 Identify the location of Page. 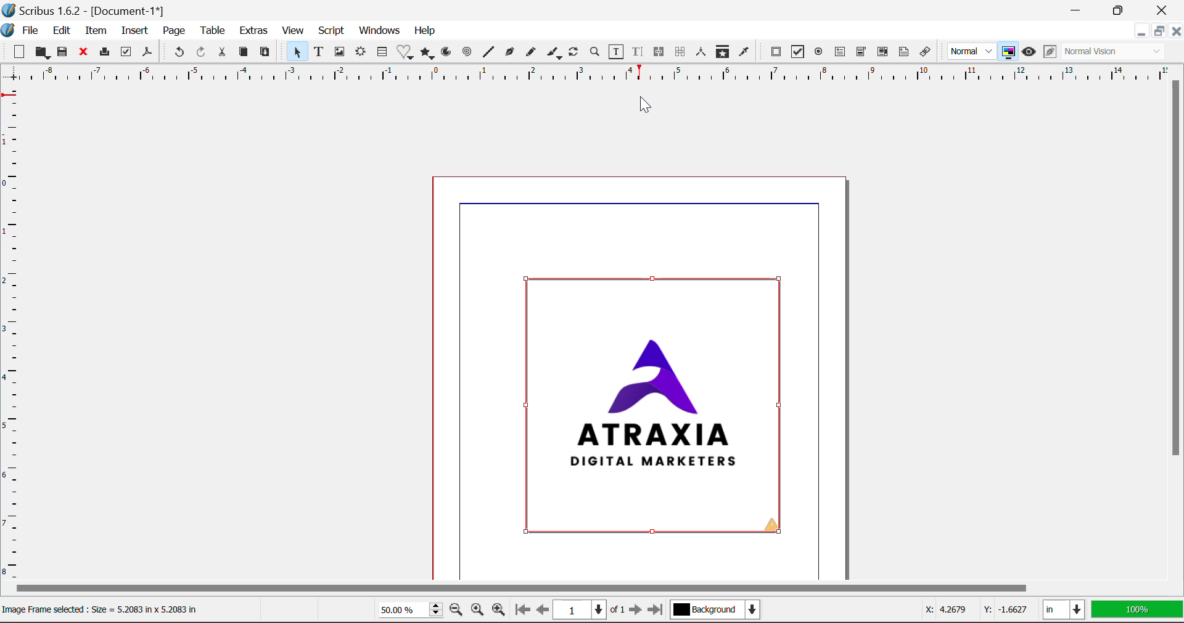
(173, 31).